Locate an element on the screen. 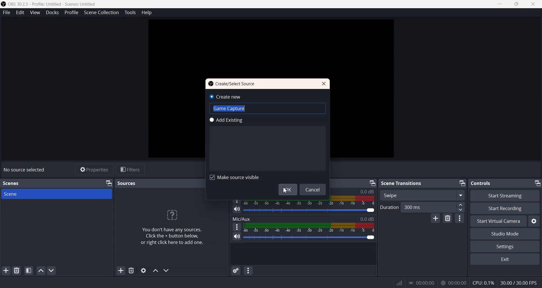 The height and width of the screenshot is (288, 542). Text is located at coordinates (480, 183).